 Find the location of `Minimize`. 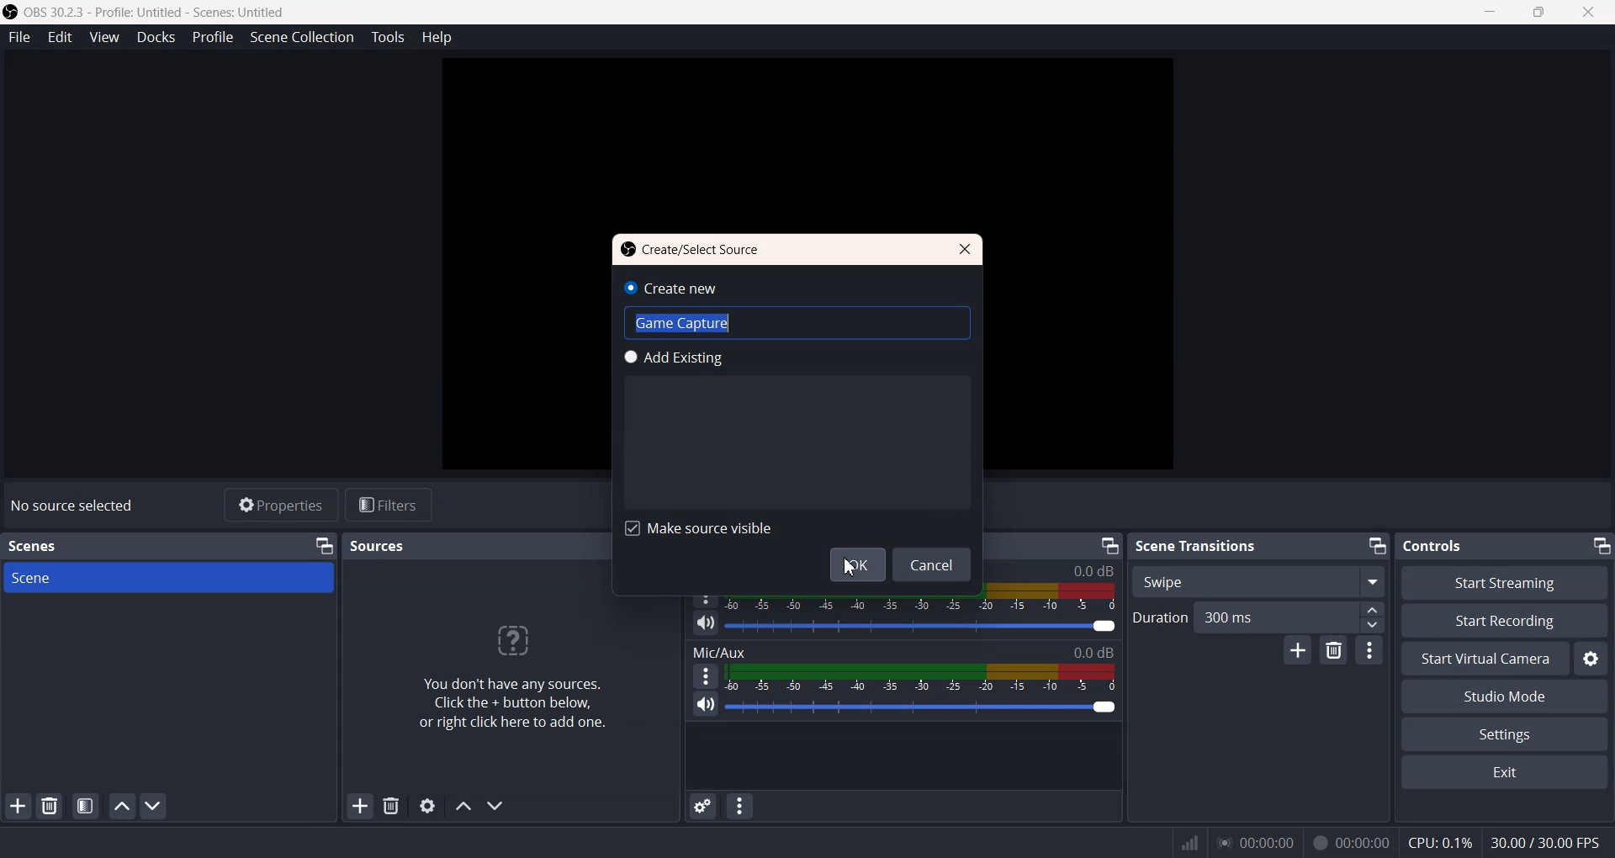

Minimize is located at coordinates (324, 546).